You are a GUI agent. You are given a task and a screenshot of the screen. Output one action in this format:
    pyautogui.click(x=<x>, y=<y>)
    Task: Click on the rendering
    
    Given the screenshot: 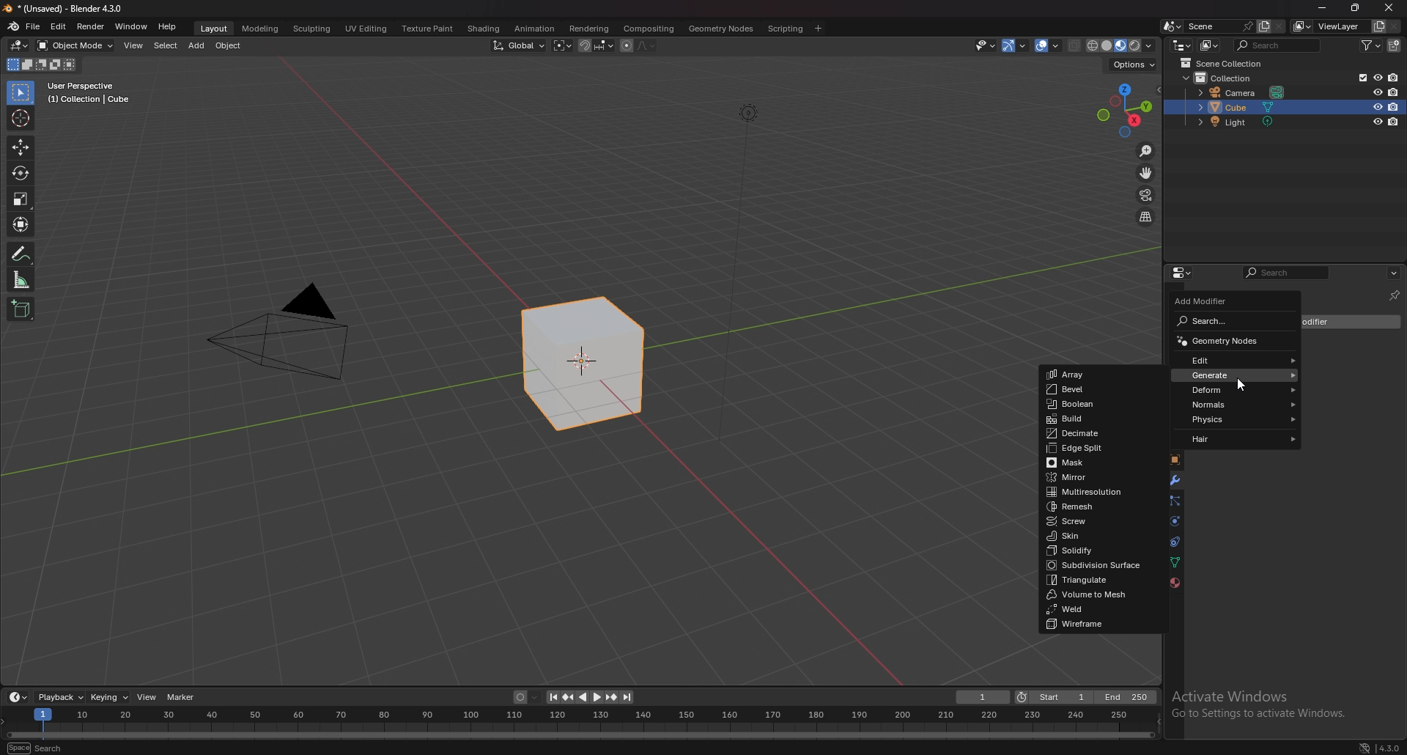 What is the action you would take?
    pyautogui.click(x=589, y=29)
    